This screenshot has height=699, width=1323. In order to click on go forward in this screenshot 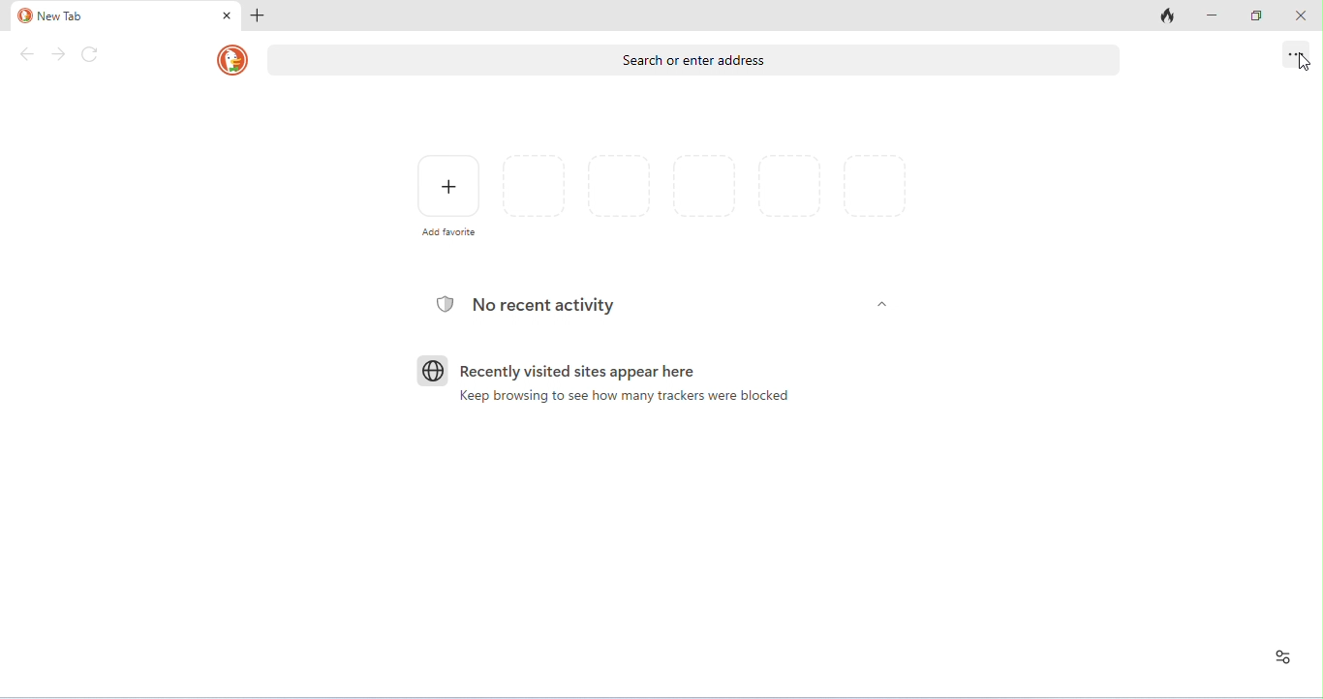, I will do `click(58, 54)`.